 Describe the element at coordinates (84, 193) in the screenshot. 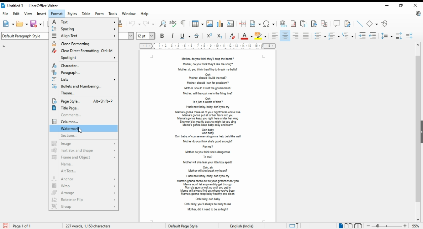

I see `arrange` at that location.